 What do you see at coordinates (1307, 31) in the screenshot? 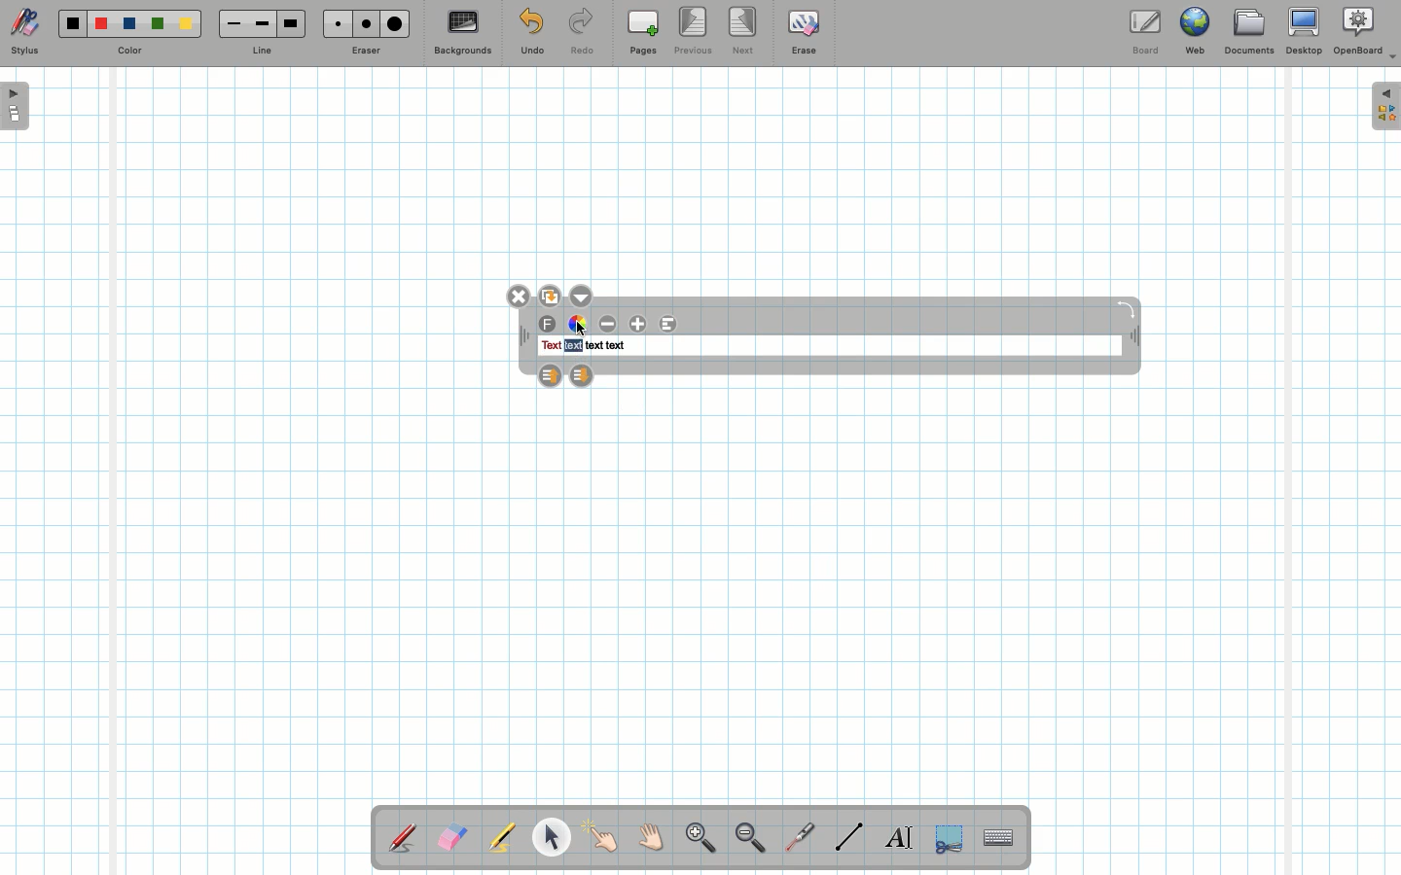
I see `Desktop` at bounding box center [1307, 31].